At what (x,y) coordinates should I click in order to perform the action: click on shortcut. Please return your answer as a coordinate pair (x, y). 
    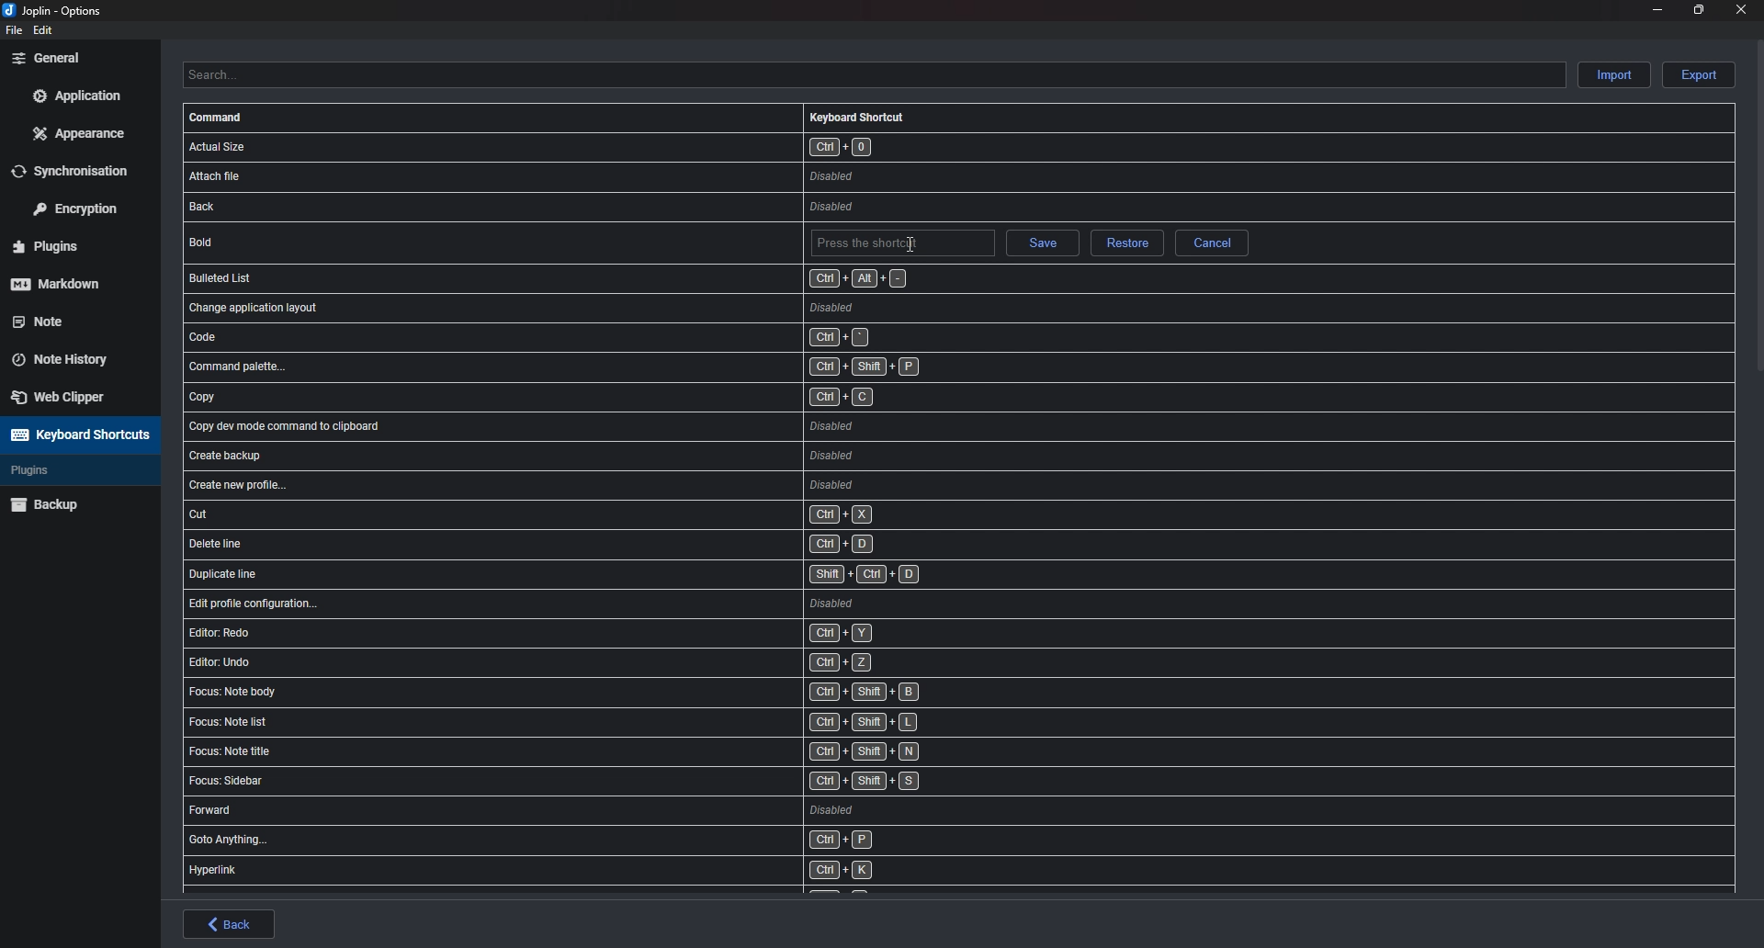
    Looking at the image, I should click on (606, 811).